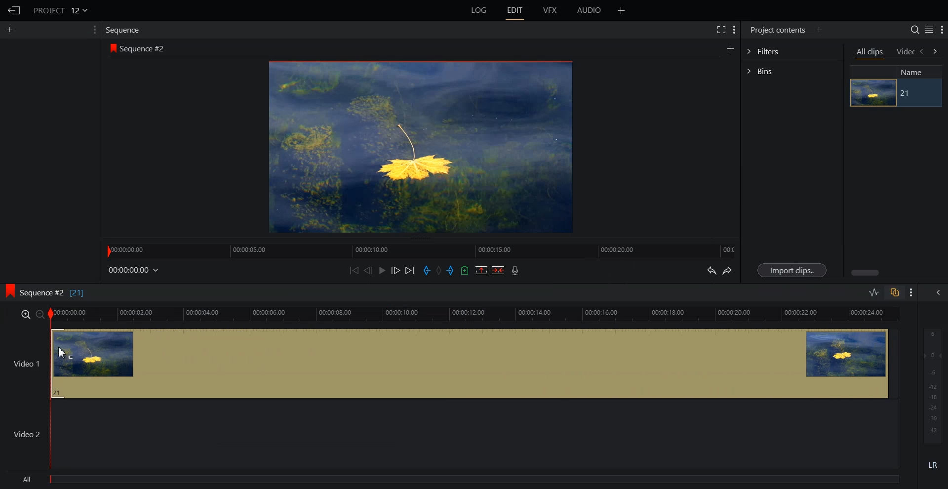  What do you see at coordinates (111, 48) in the screenshot?
I see `logo` at bounding box center [111, 48].